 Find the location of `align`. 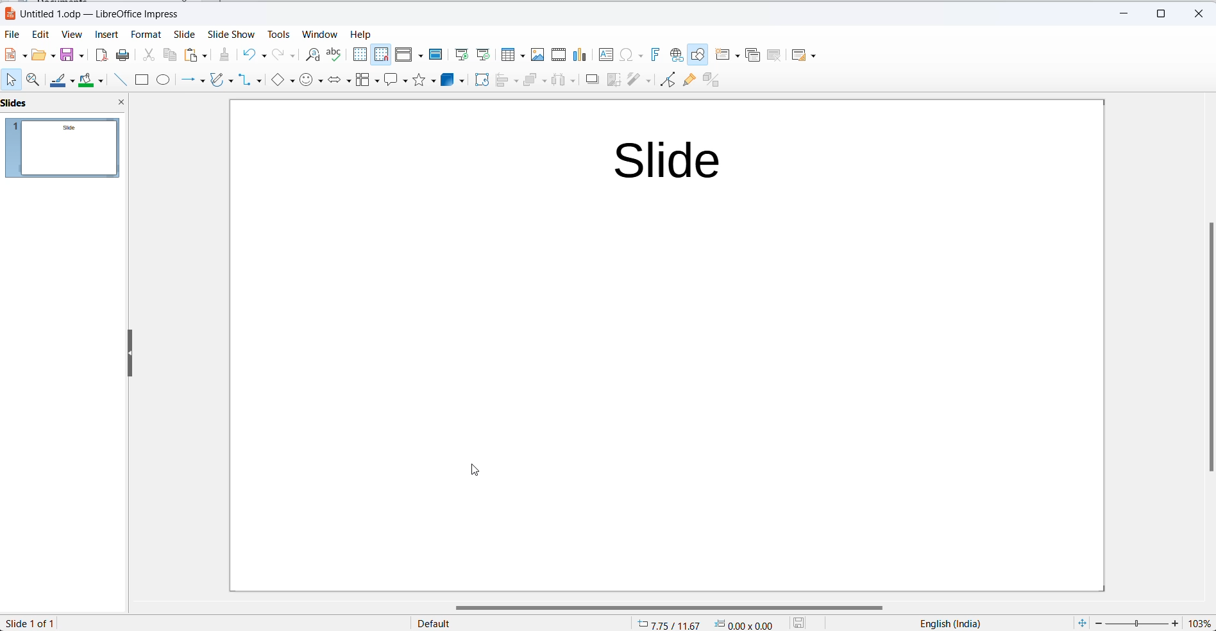

align is located at coordinates (506, 82).